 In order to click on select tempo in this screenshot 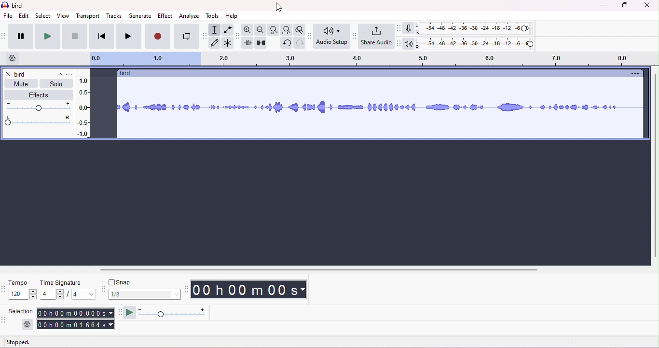, I will do `click(24, 295)`.